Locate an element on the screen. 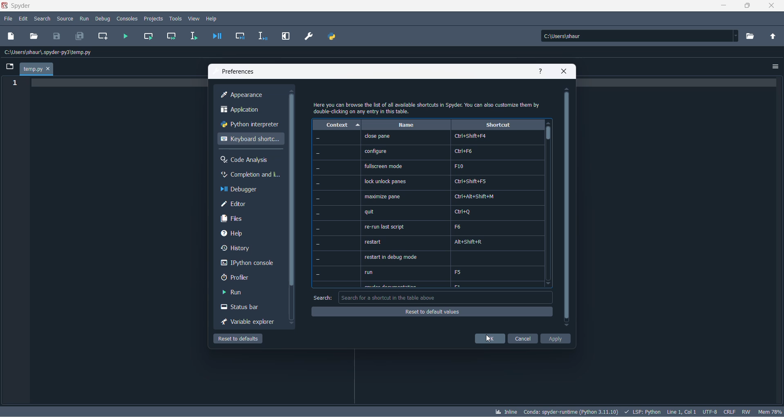 This screenshot has height=417, width=784. search text is located at coordinates (322, 298).